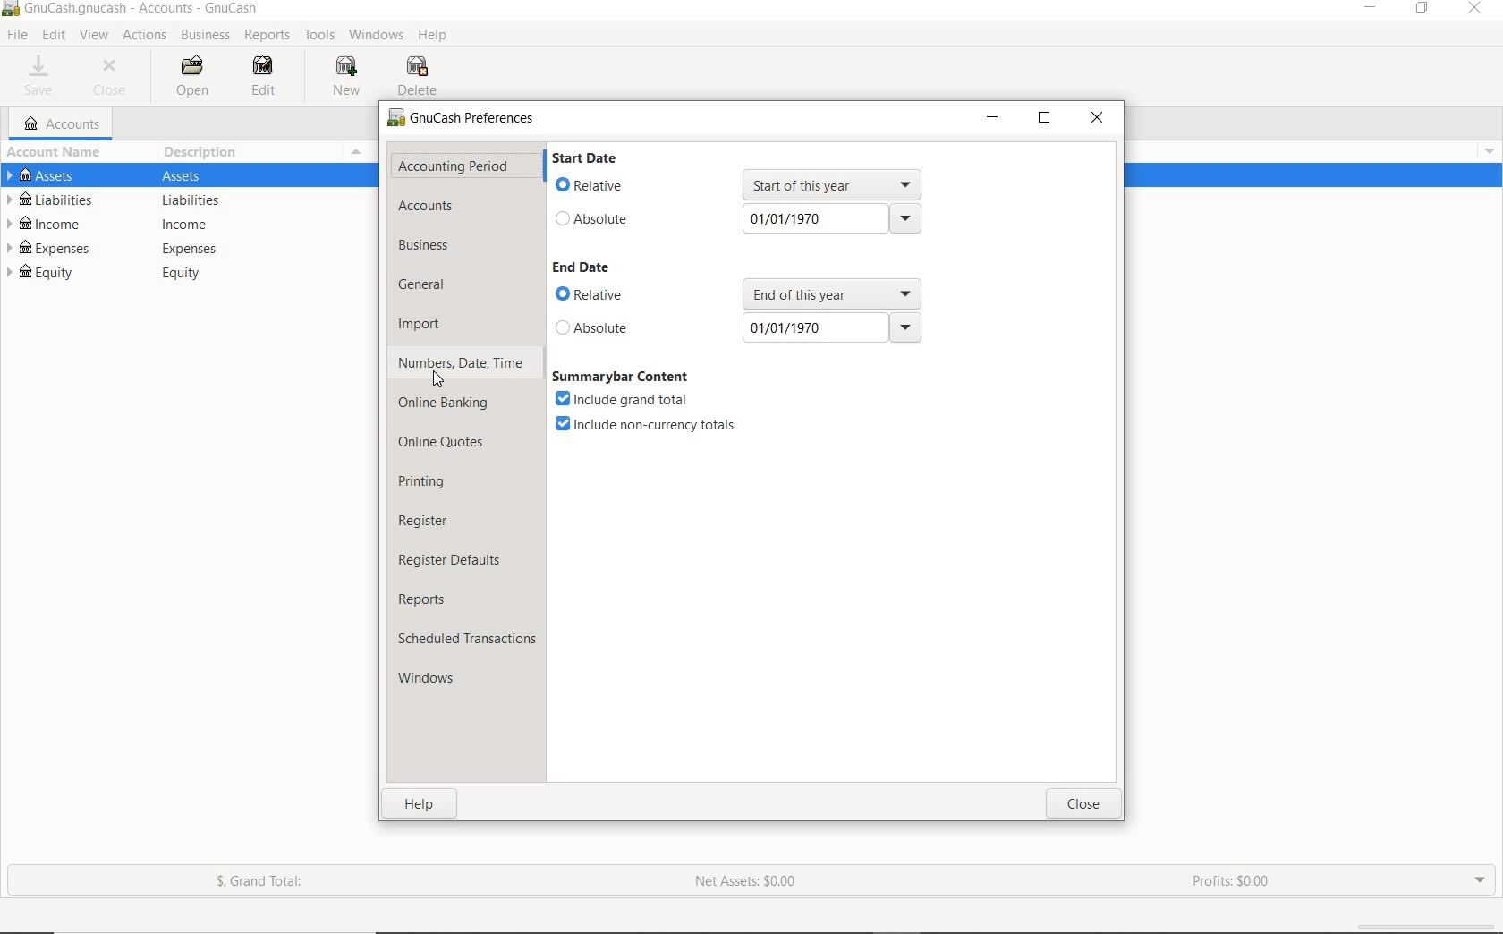 The height and width of the screenshot is (934, 1503). Describe the element at coordinates (57, 153) in the screenshot. I see `ACCOUNT NAME` at that location.